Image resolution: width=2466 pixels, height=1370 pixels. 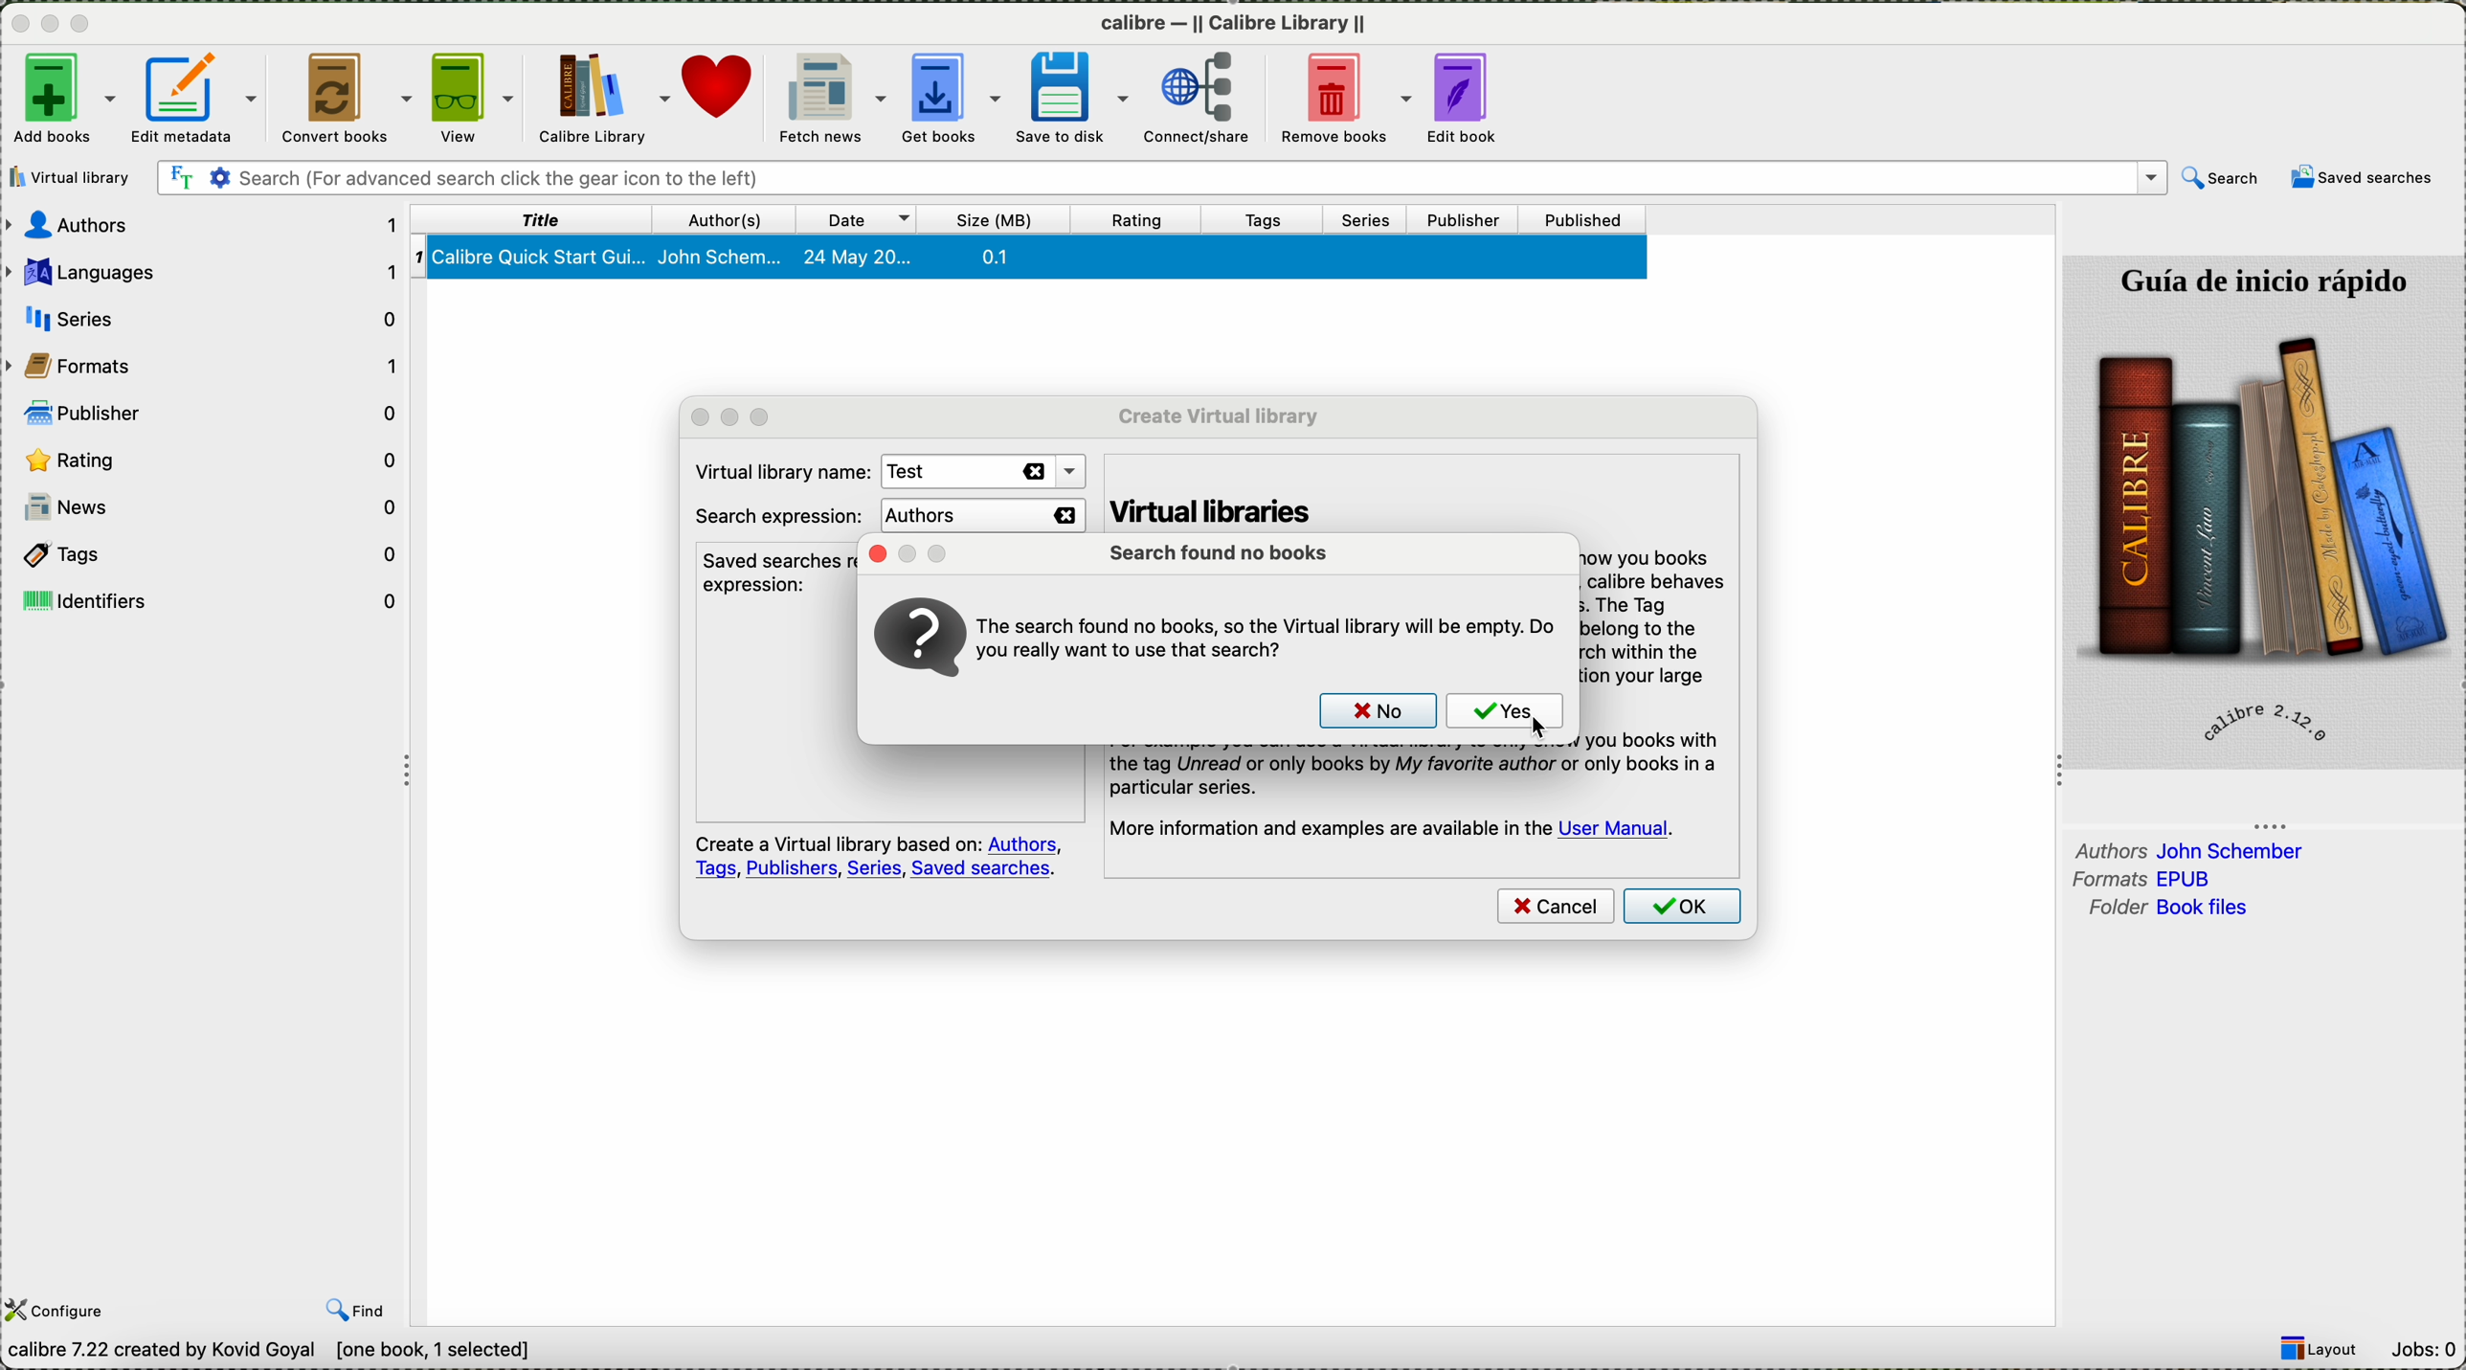 What do you see at coordinates (207, 228) in the screenshot?
I see `authors` at bounding box center [207, 228].